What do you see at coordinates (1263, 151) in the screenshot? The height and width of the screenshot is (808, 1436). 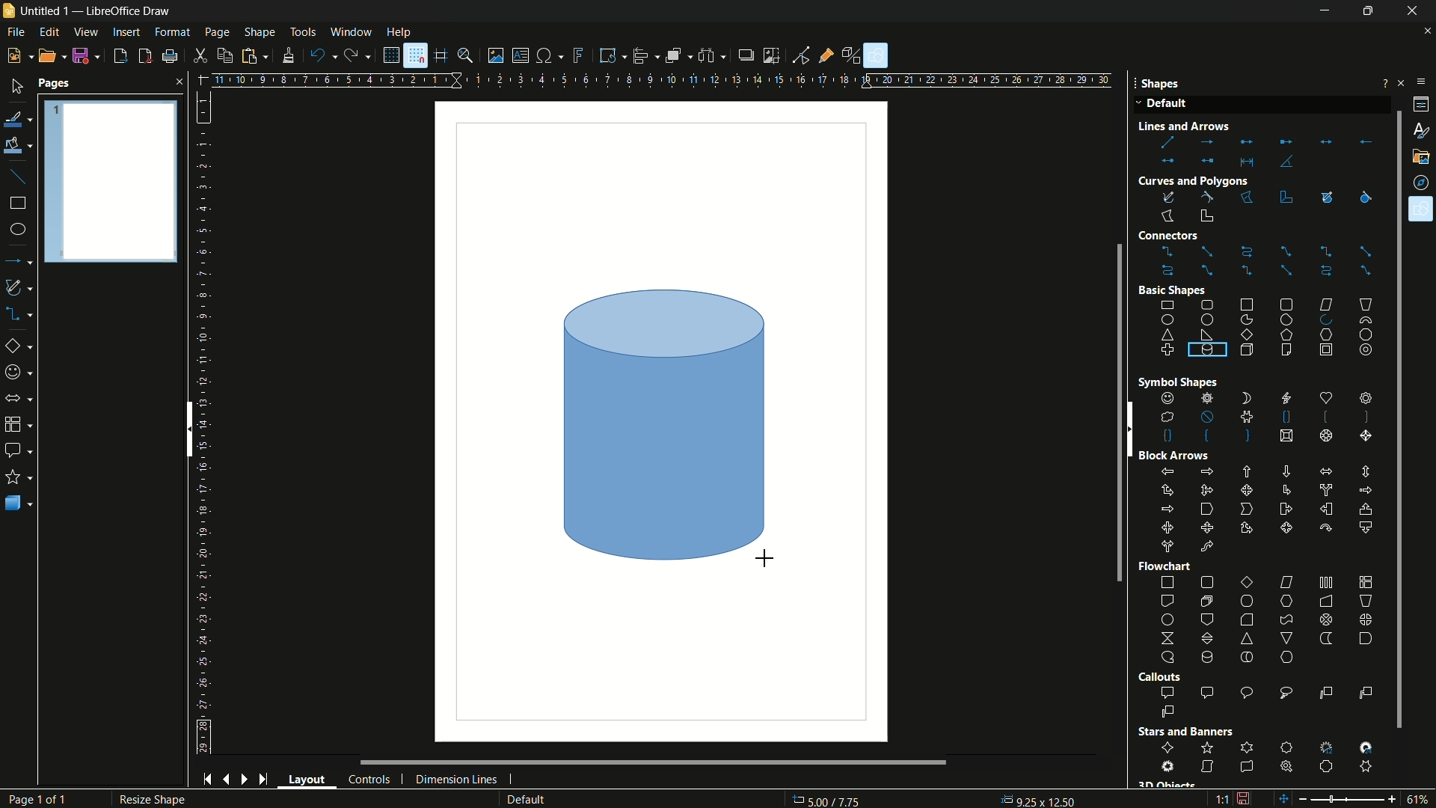 I see `lines and arrows` at bounding box center [1263, 151].